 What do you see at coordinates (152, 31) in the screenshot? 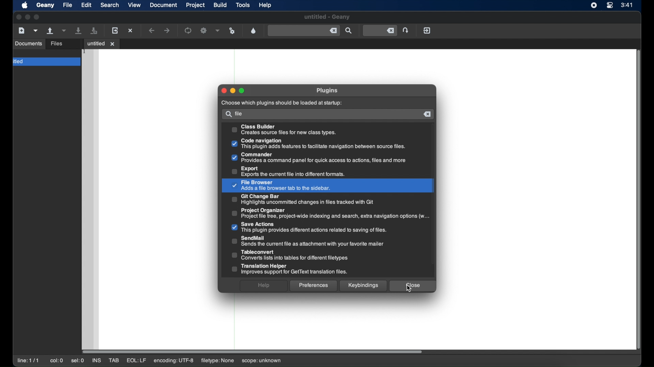
I see `navigate back a location` at bounding box center [152, 31].